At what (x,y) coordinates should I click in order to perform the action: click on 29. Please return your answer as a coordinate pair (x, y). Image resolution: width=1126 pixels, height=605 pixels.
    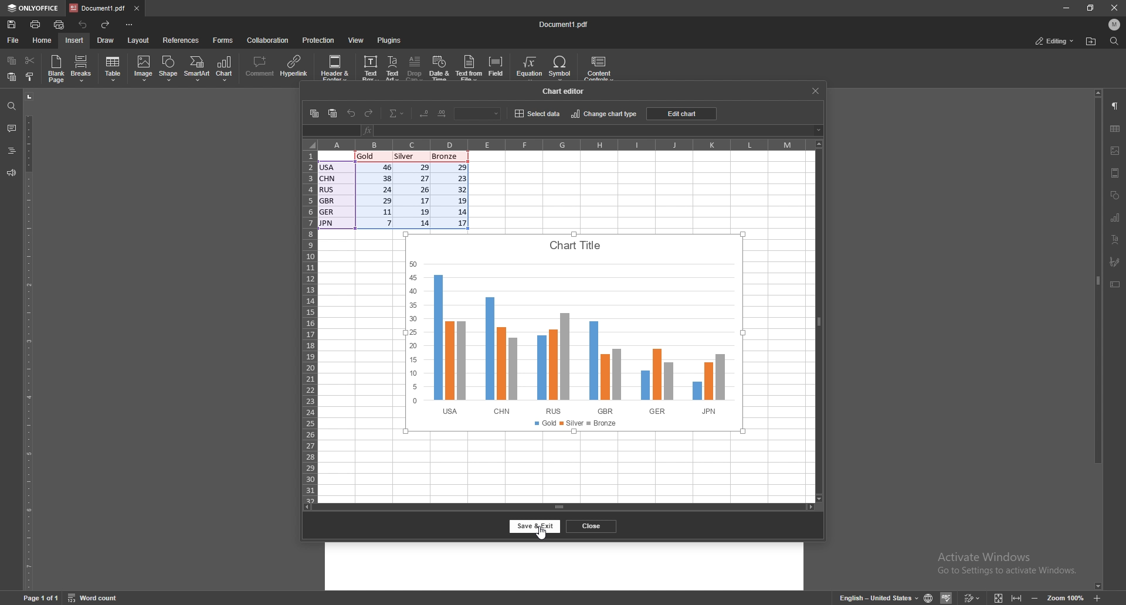
    Looking at the image, I should click on (420, 168).